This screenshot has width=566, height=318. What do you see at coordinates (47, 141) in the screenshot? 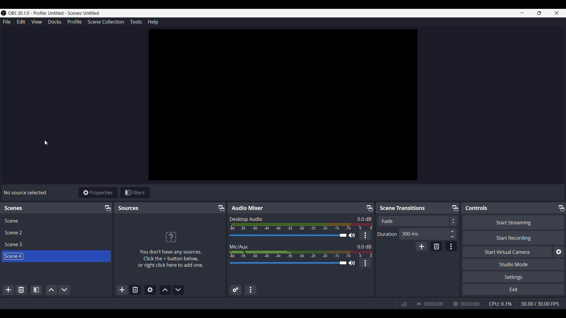
I see `cursor` at bounding box center [47, 141].